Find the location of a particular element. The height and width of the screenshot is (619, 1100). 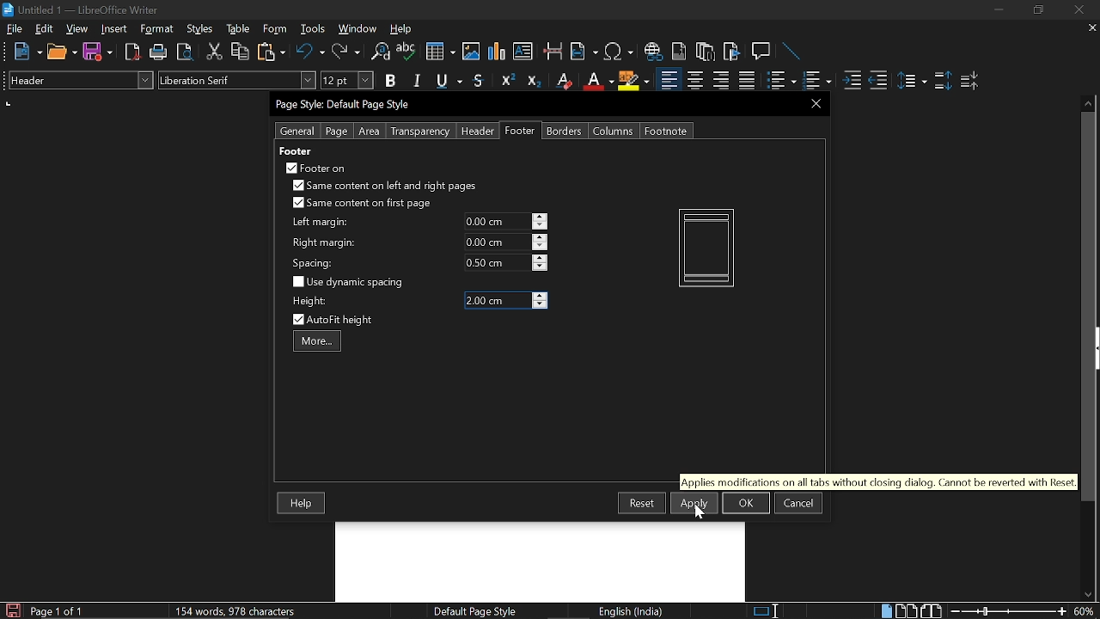

export as PDF is located at coordinates (133, 53).